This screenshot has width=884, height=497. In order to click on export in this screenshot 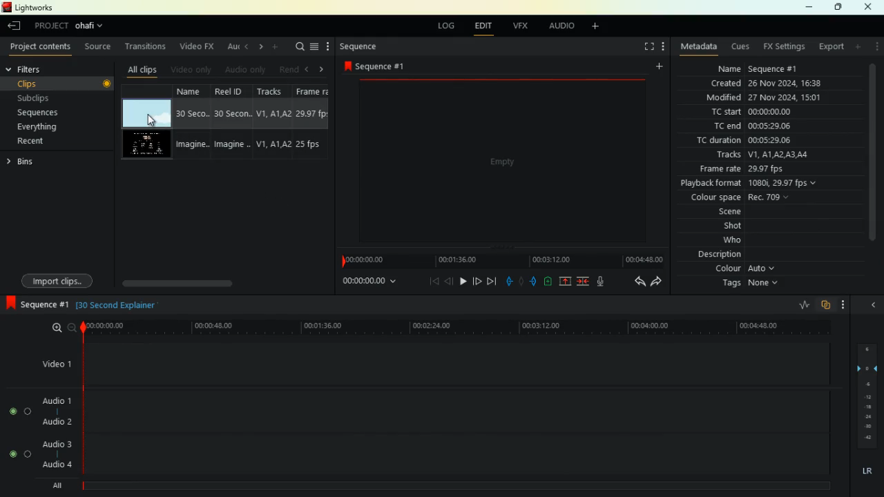, I will do `click(829, 48)`.